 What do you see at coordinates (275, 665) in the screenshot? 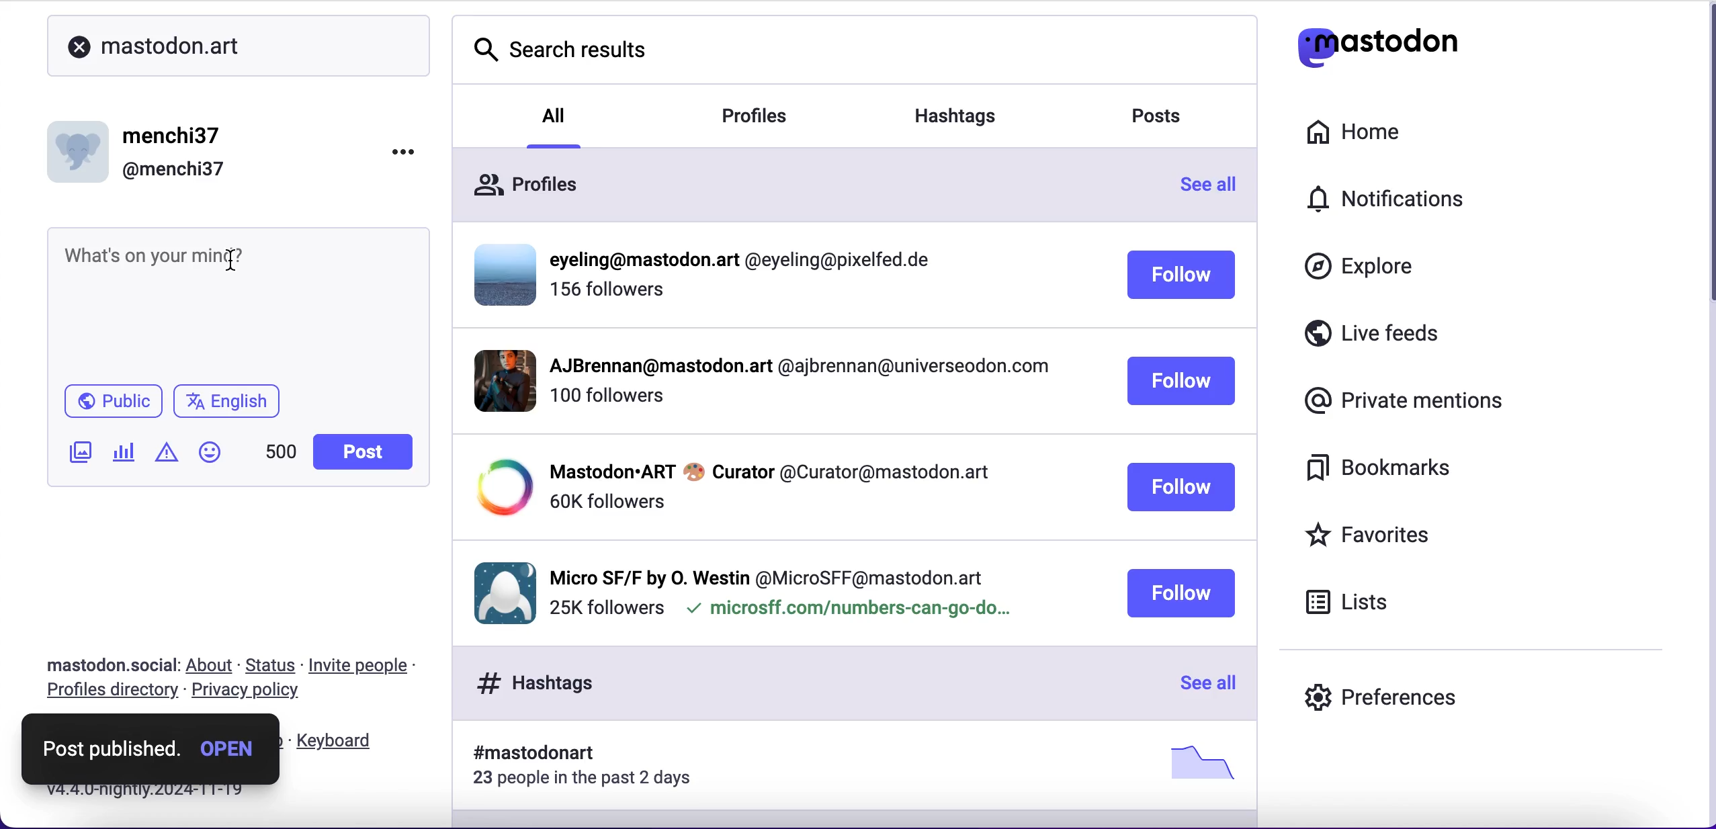
I see `status` at bounding box center [275, 665].